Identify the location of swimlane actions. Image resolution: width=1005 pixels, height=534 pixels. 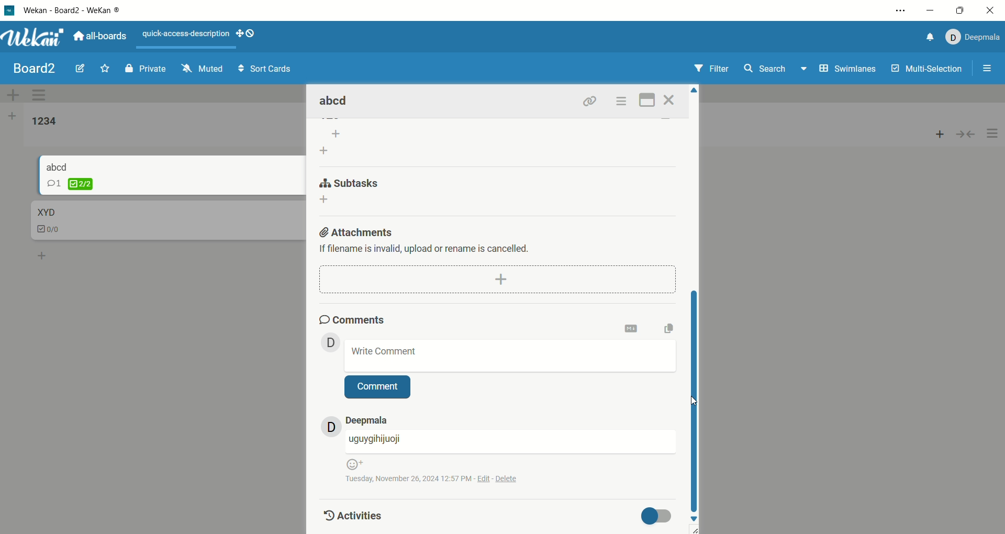
(41, 95).